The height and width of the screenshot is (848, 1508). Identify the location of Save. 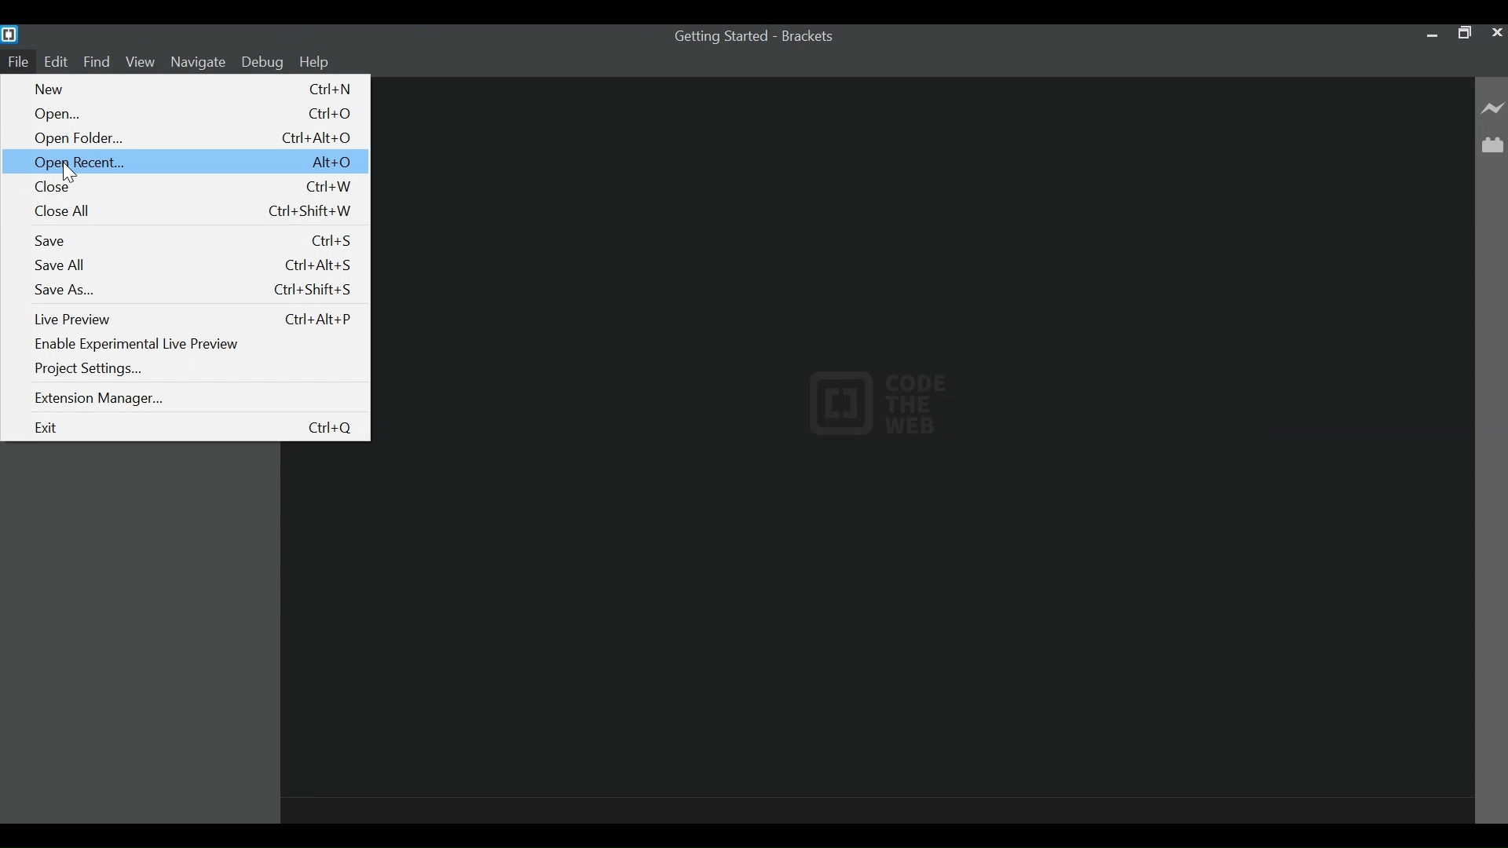
(194, 240).